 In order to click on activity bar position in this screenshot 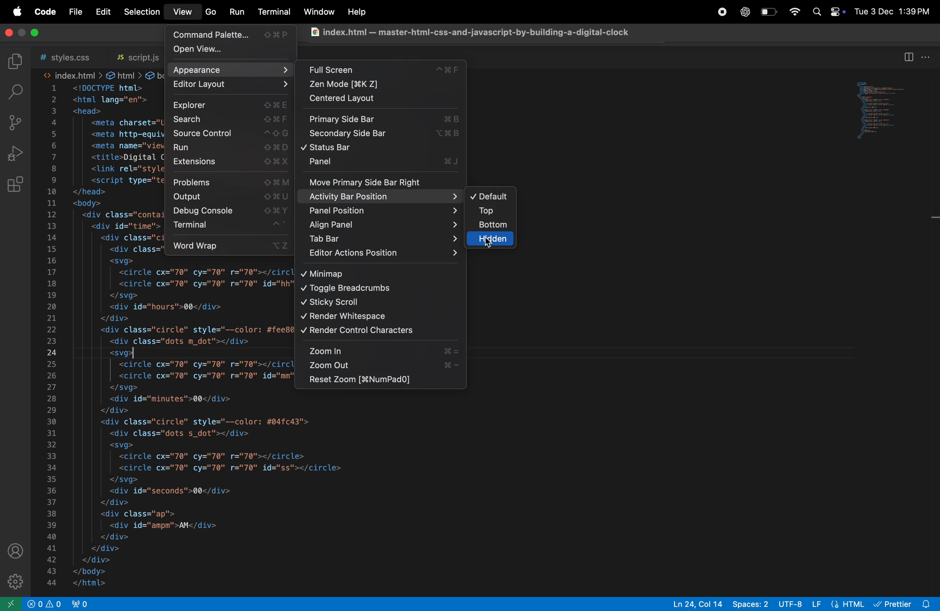, I will do `click(380, 198)`.